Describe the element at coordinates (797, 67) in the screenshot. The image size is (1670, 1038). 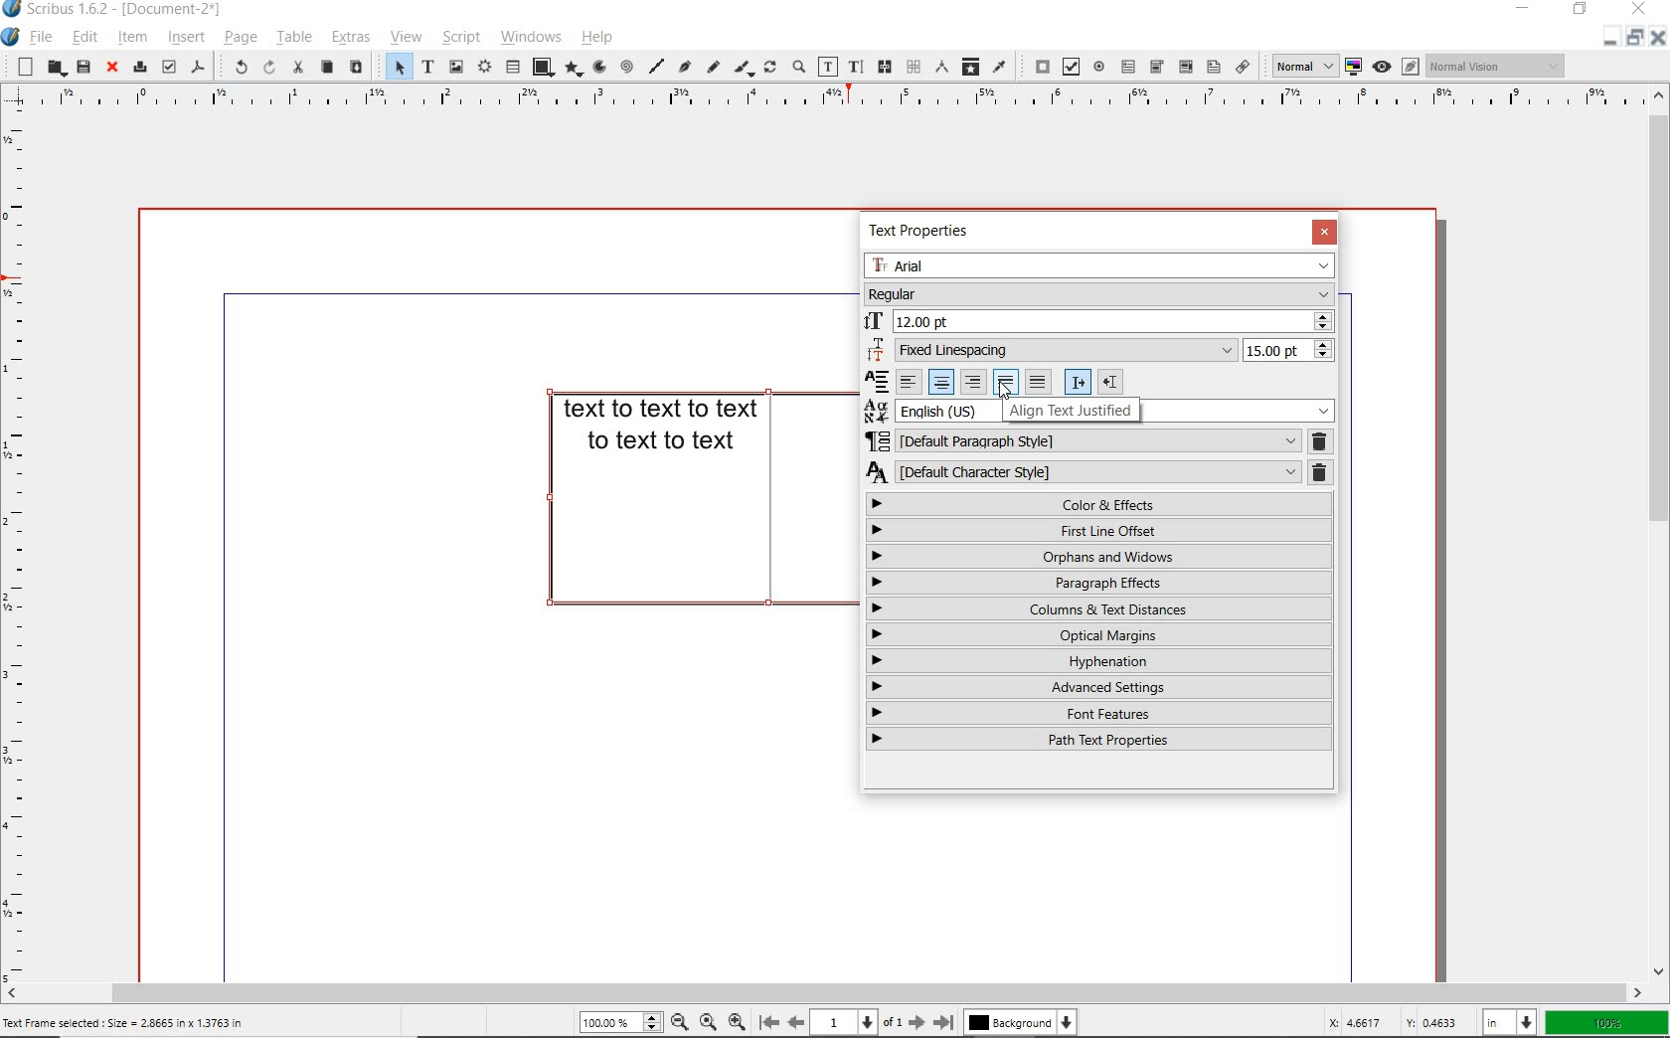
I see `zoom in or zoom out` at that location.